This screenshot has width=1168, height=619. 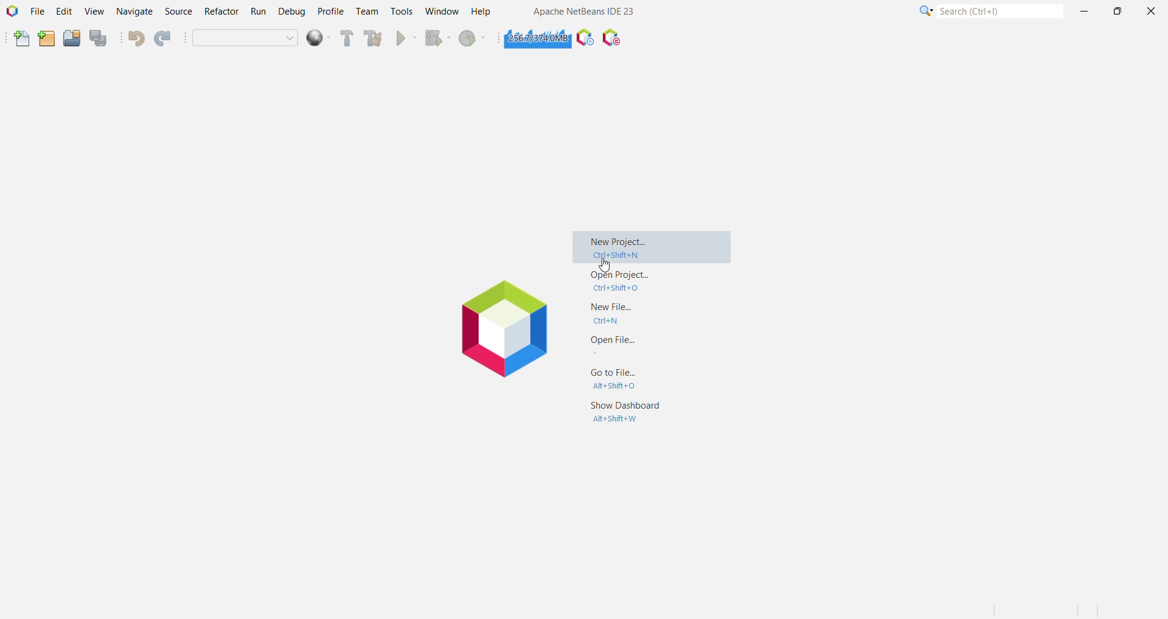 I want to click on File, so click(x=38, y=12).